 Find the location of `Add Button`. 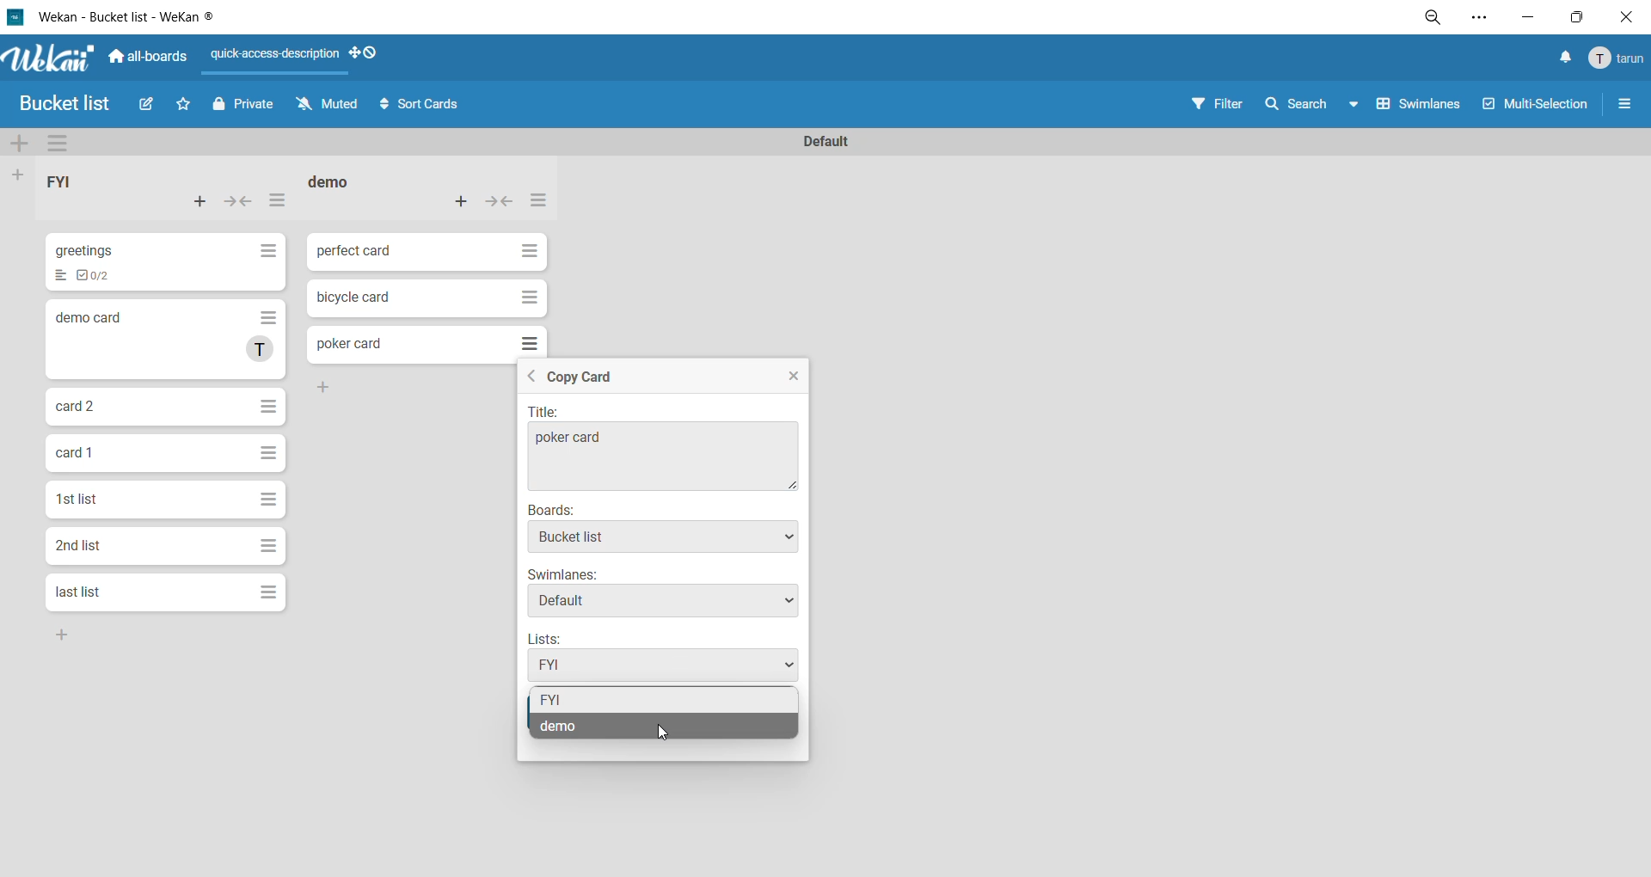

Add Button is located at coordinates (335, 385).